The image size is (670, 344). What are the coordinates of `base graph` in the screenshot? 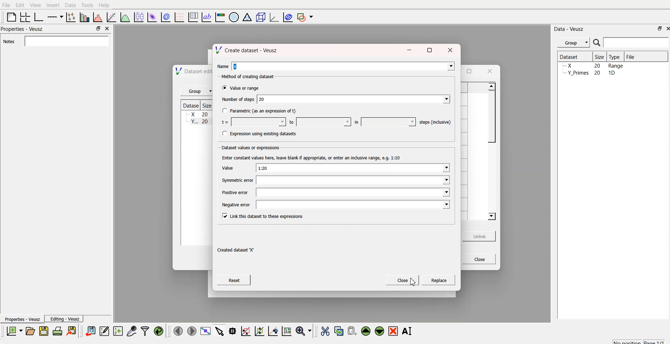 It's located at (37, 16).